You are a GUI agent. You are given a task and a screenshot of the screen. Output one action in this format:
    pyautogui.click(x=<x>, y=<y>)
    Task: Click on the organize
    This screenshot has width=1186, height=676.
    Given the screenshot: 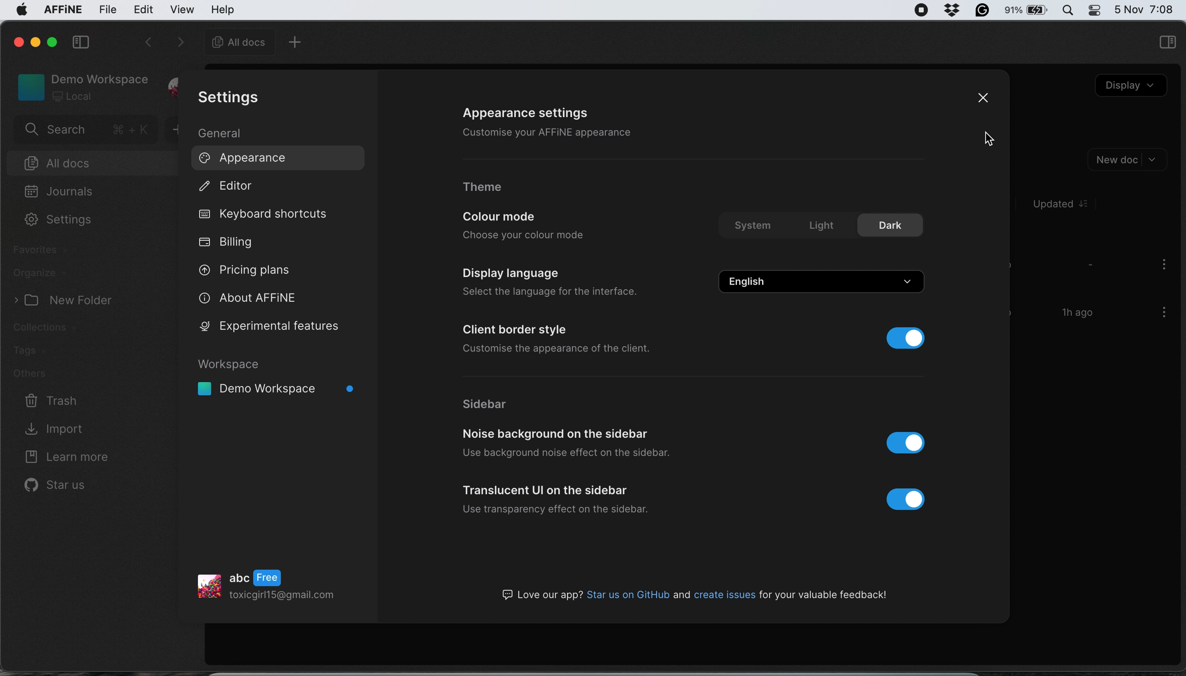 What is the action you would take?
    pyautogui.click(x=50, y=274)
    